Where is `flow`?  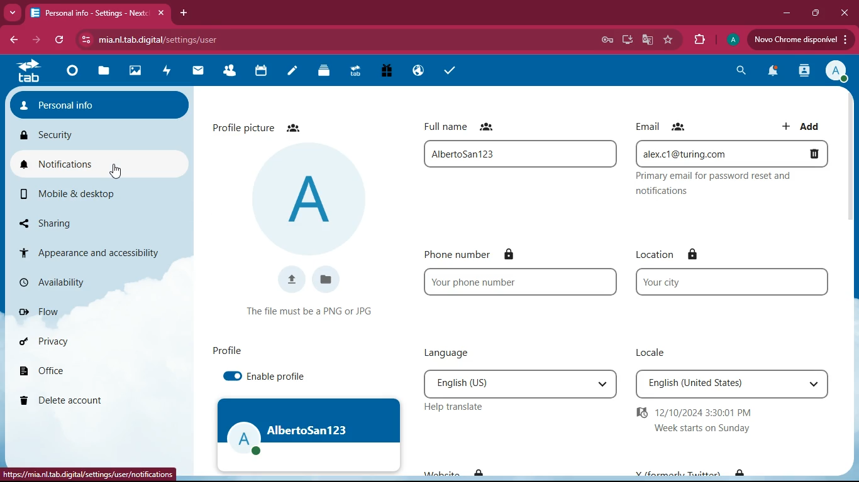 flow is located at coordinates (41, 309).